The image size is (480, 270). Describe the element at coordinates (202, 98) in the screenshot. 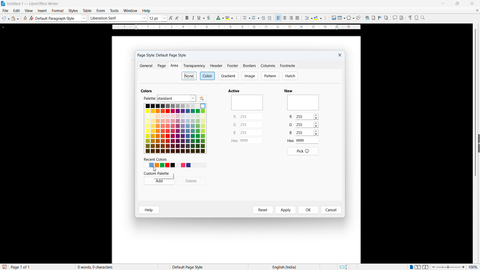

I see `Add colour pallettes using extensions` at that location.